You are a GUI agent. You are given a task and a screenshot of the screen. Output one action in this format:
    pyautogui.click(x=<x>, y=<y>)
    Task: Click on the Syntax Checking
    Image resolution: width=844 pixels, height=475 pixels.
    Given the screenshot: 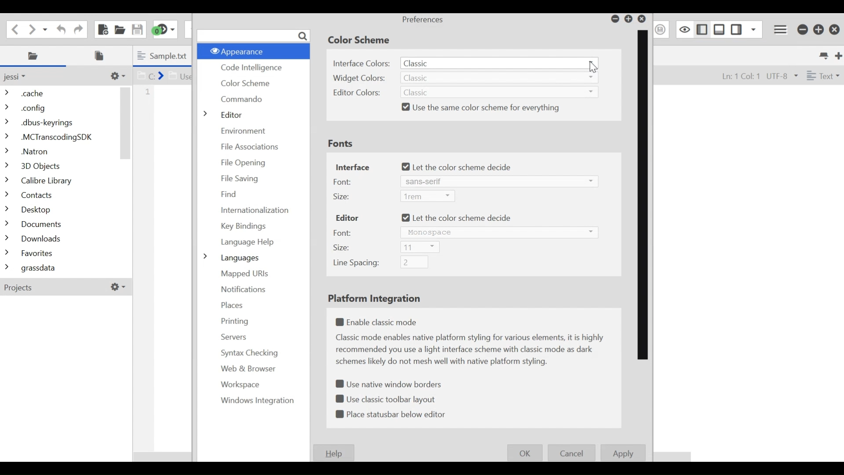 What is the action you would take?
    pyautogui.click(x=246, y=353)
    